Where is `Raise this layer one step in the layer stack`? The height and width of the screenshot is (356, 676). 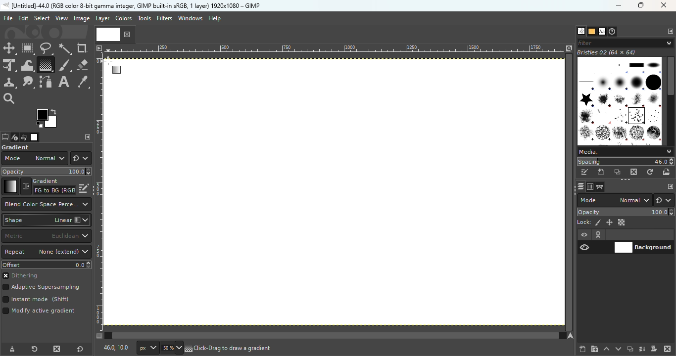 Raise this layer one step in the layer stack is located at coordinates (607, 349).